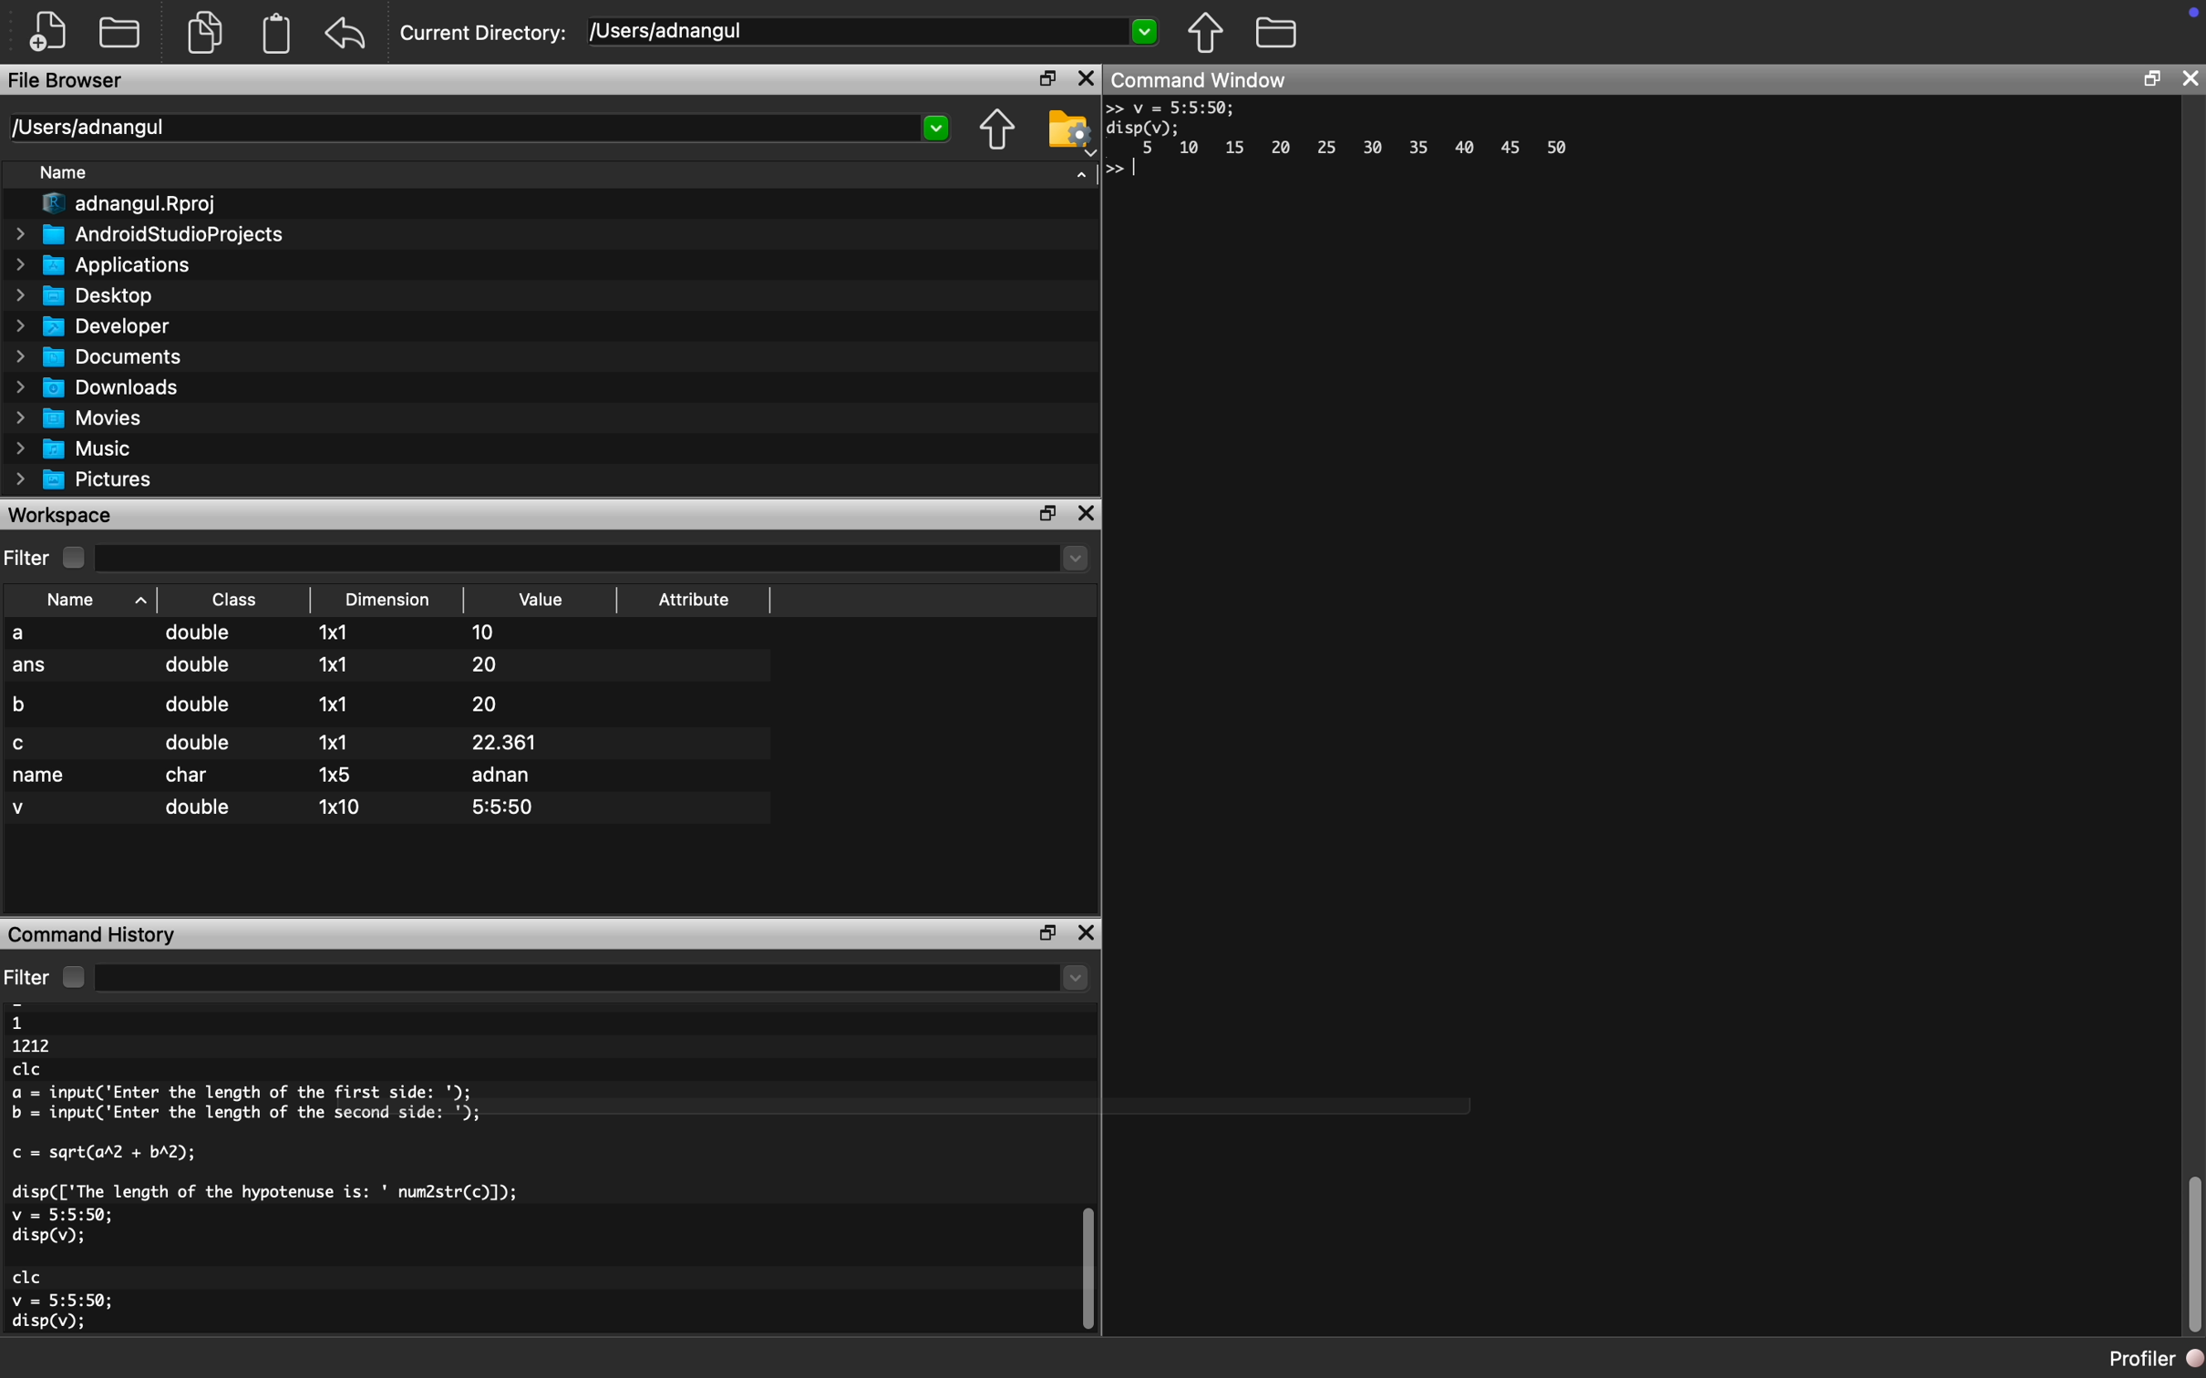  Describe the element at coordinates (86, 325) in the screenshot. I see `Developer` at that location.